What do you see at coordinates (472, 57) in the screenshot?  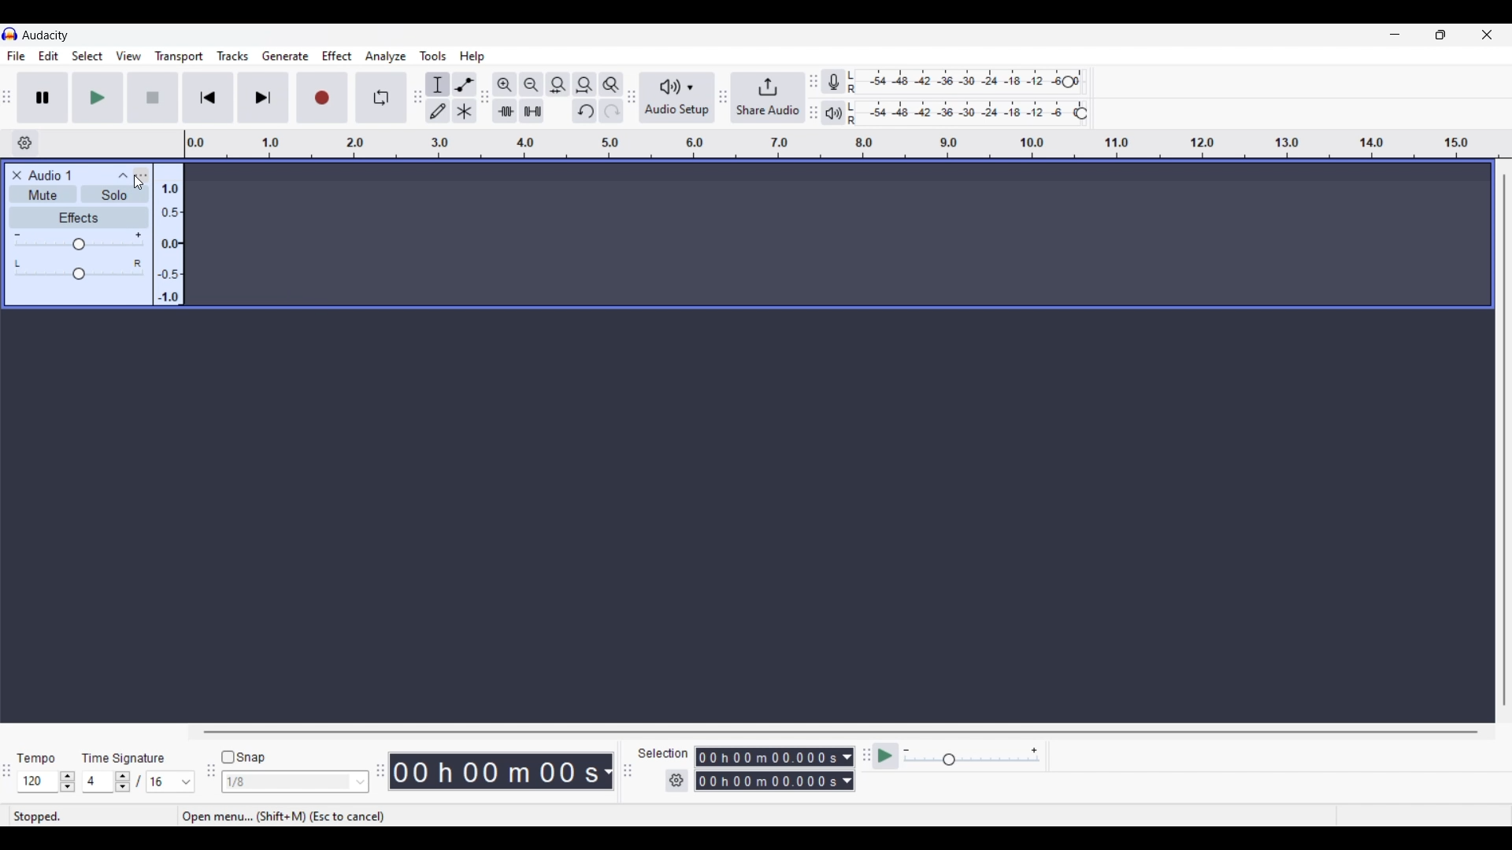 I see `Help menu` at bounding box center [472, 57].